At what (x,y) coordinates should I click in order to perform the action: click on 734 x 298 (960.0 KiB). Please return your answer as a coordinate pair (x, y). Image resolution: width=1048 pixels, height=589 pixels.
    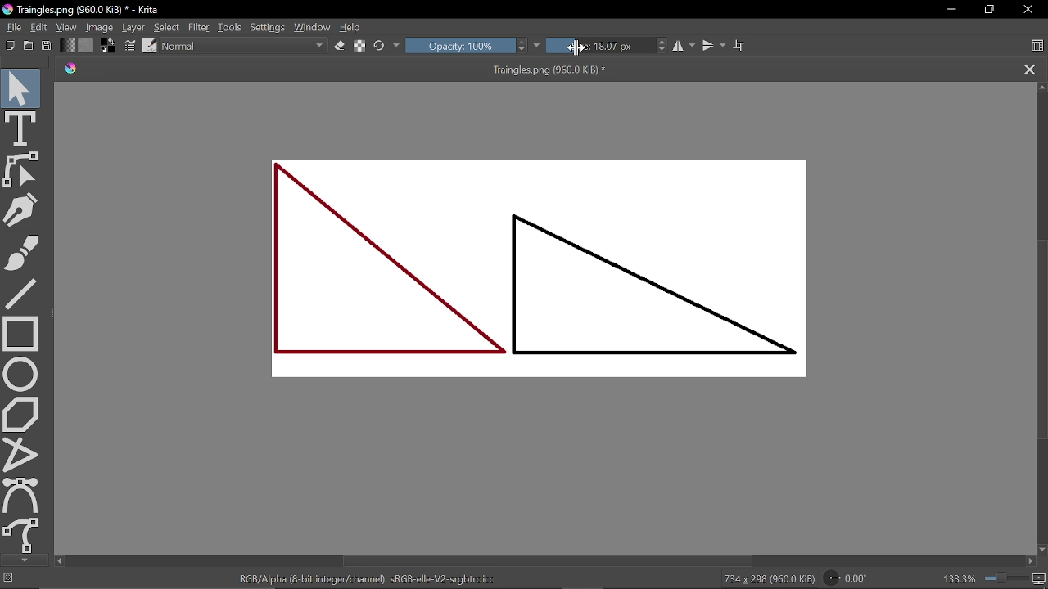
    Looking at the image, I should click on (766, 578).